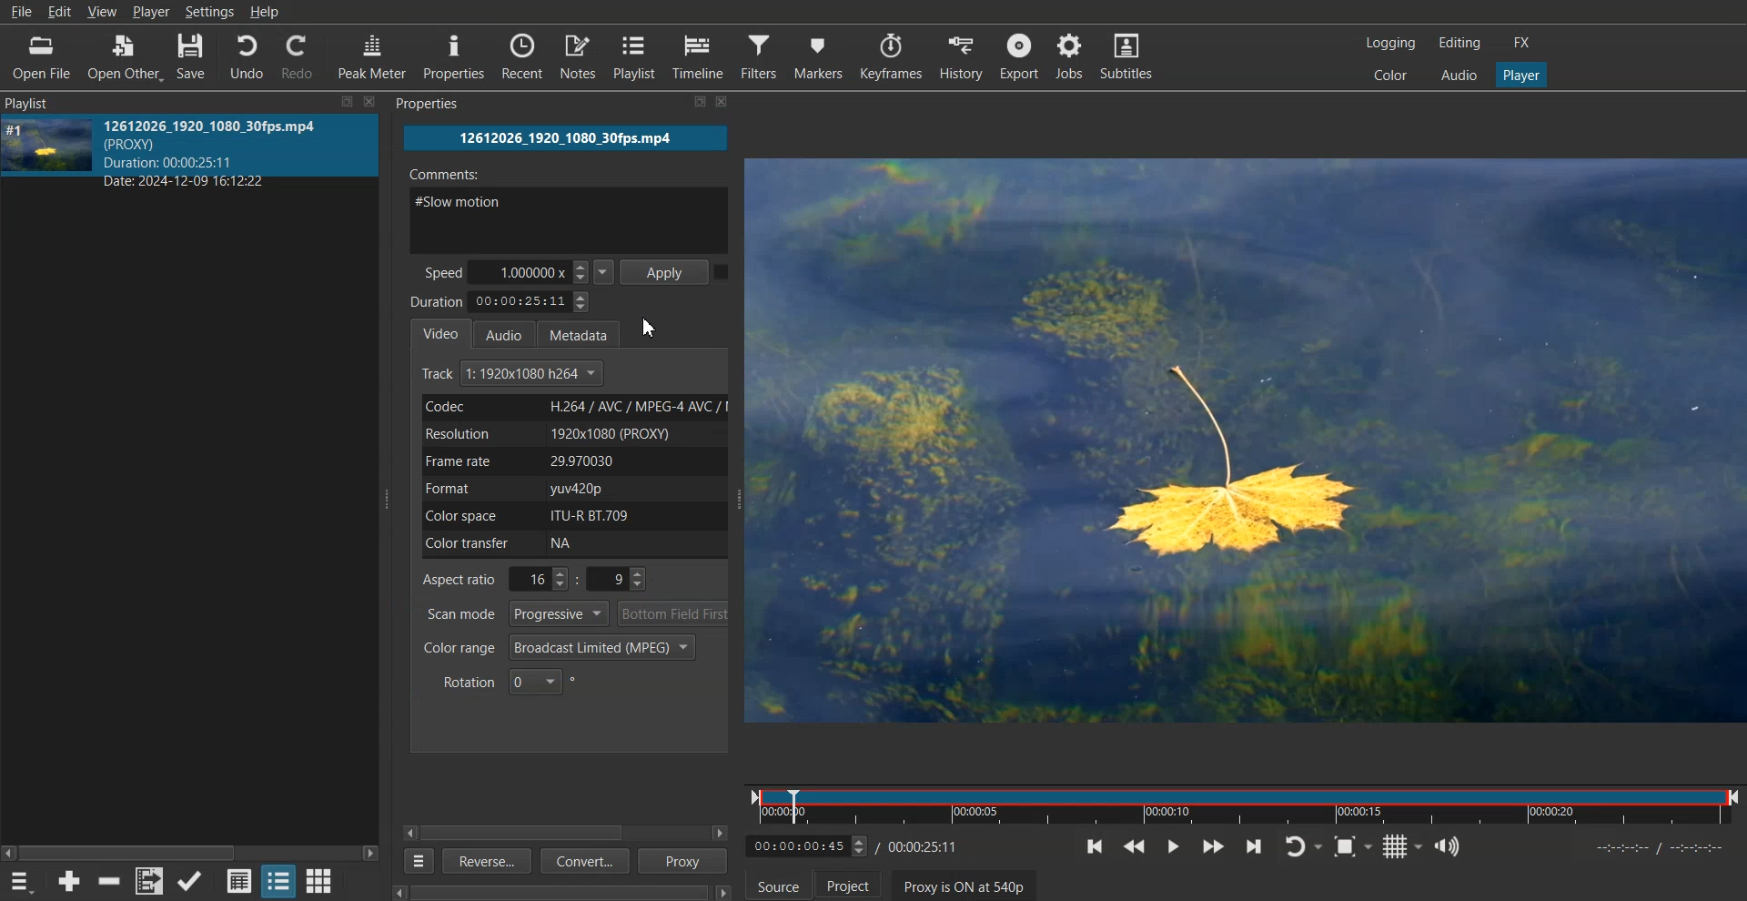  I want to click on Undo, so click(246, 56).